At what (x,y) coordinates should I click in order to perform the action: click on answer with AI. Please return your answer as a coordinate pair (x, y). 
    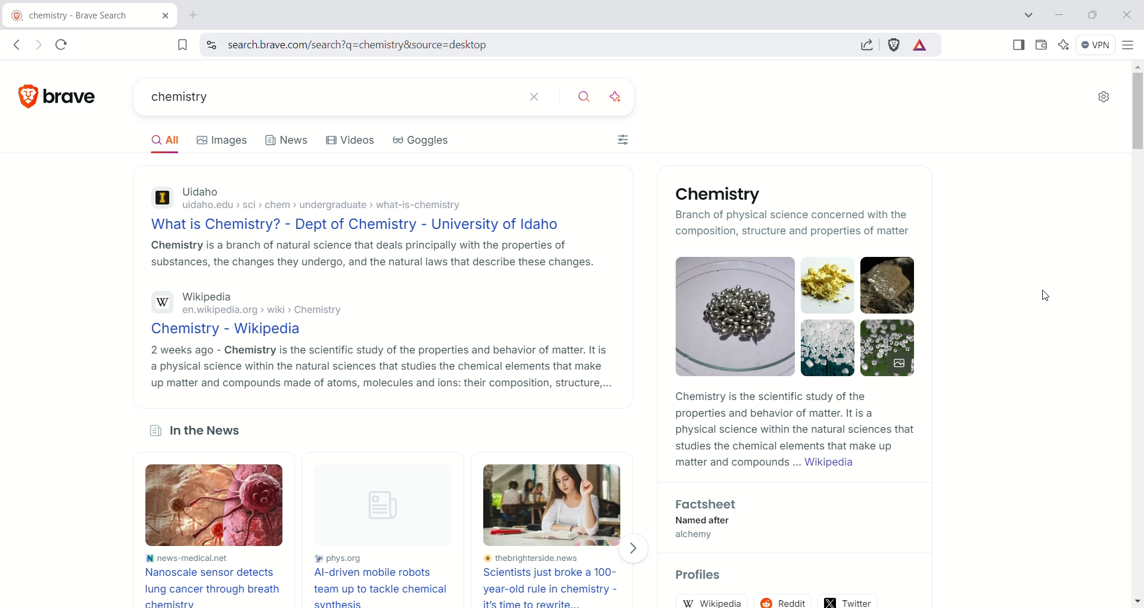
    Looking at the image, I should click on (623, 95).